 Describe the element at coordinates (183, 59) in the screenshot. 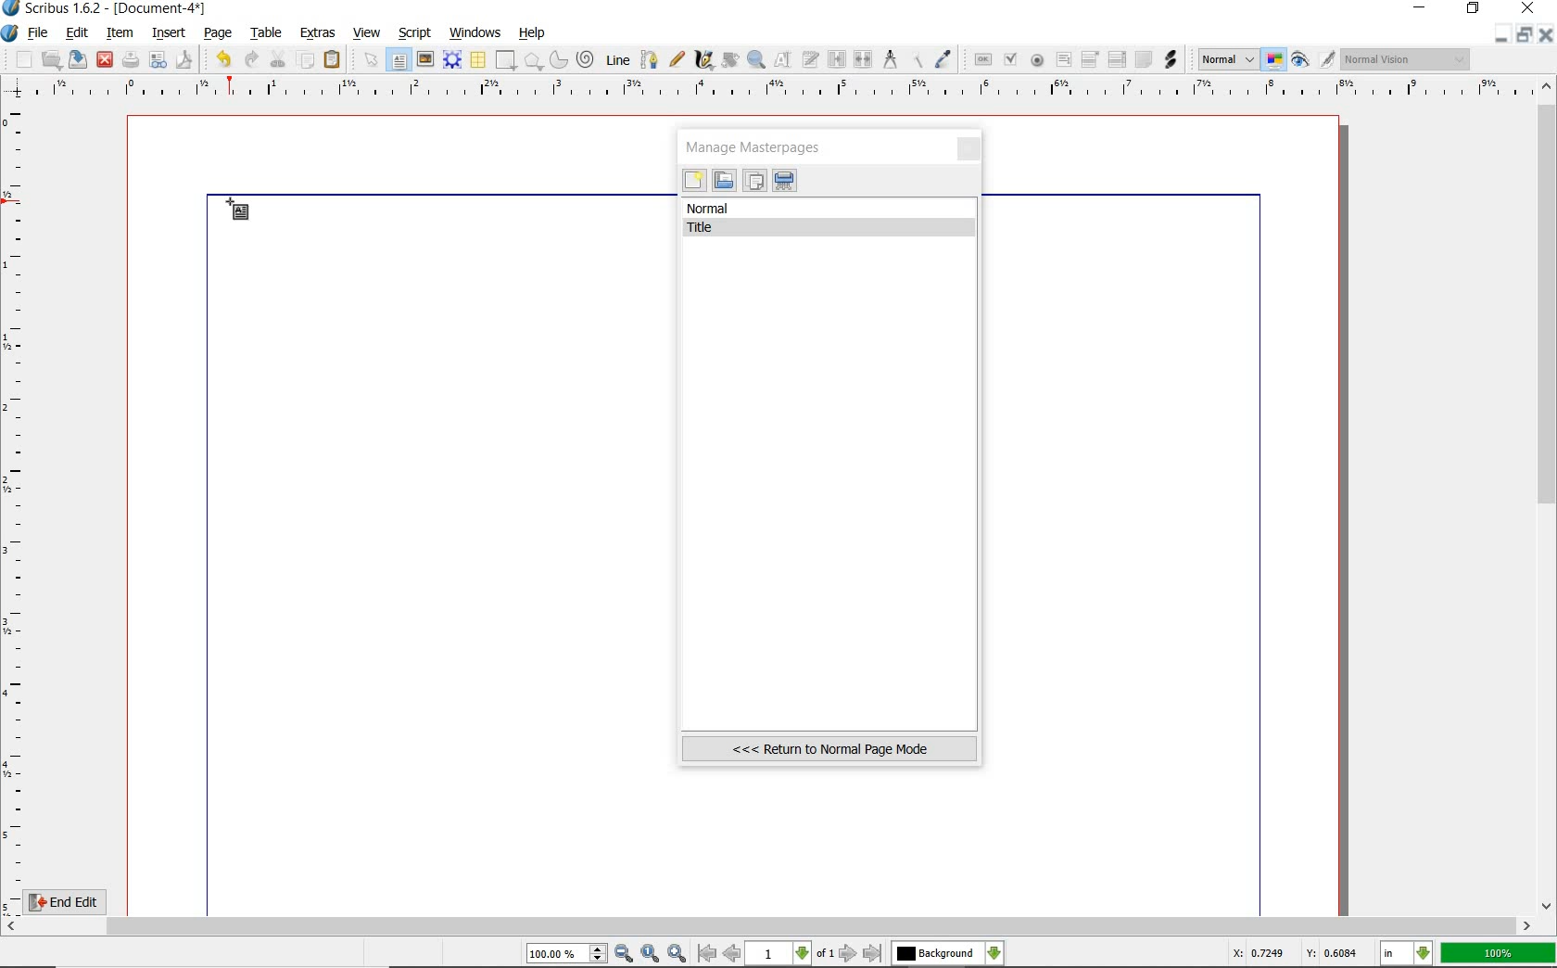

I see `save as pdf` at that location.